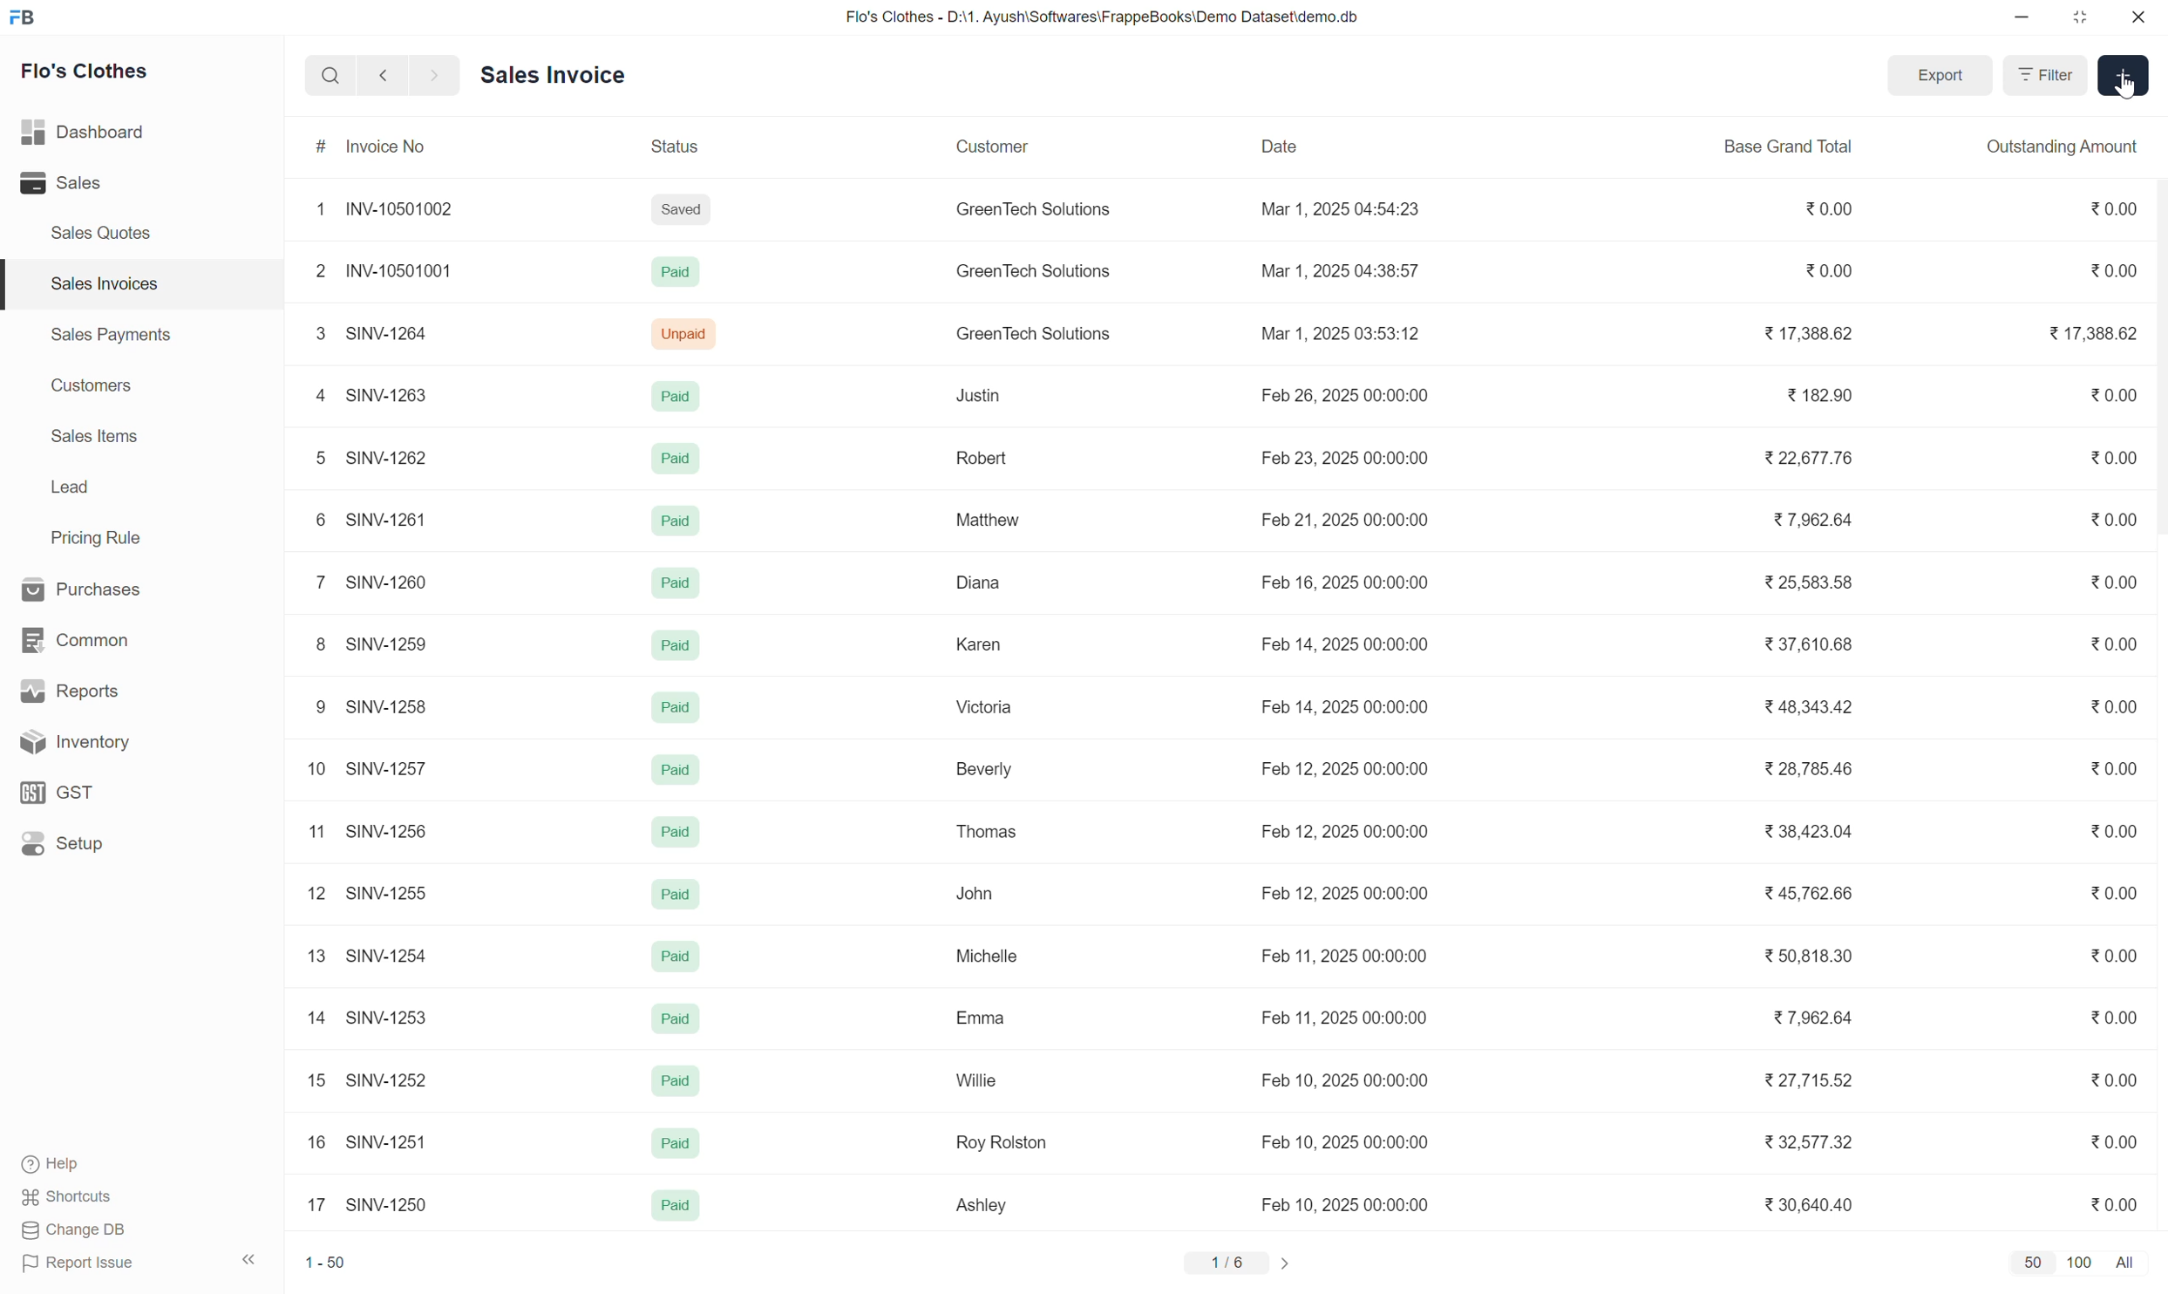  I want to click on SINV-1254, so click(388, 955).